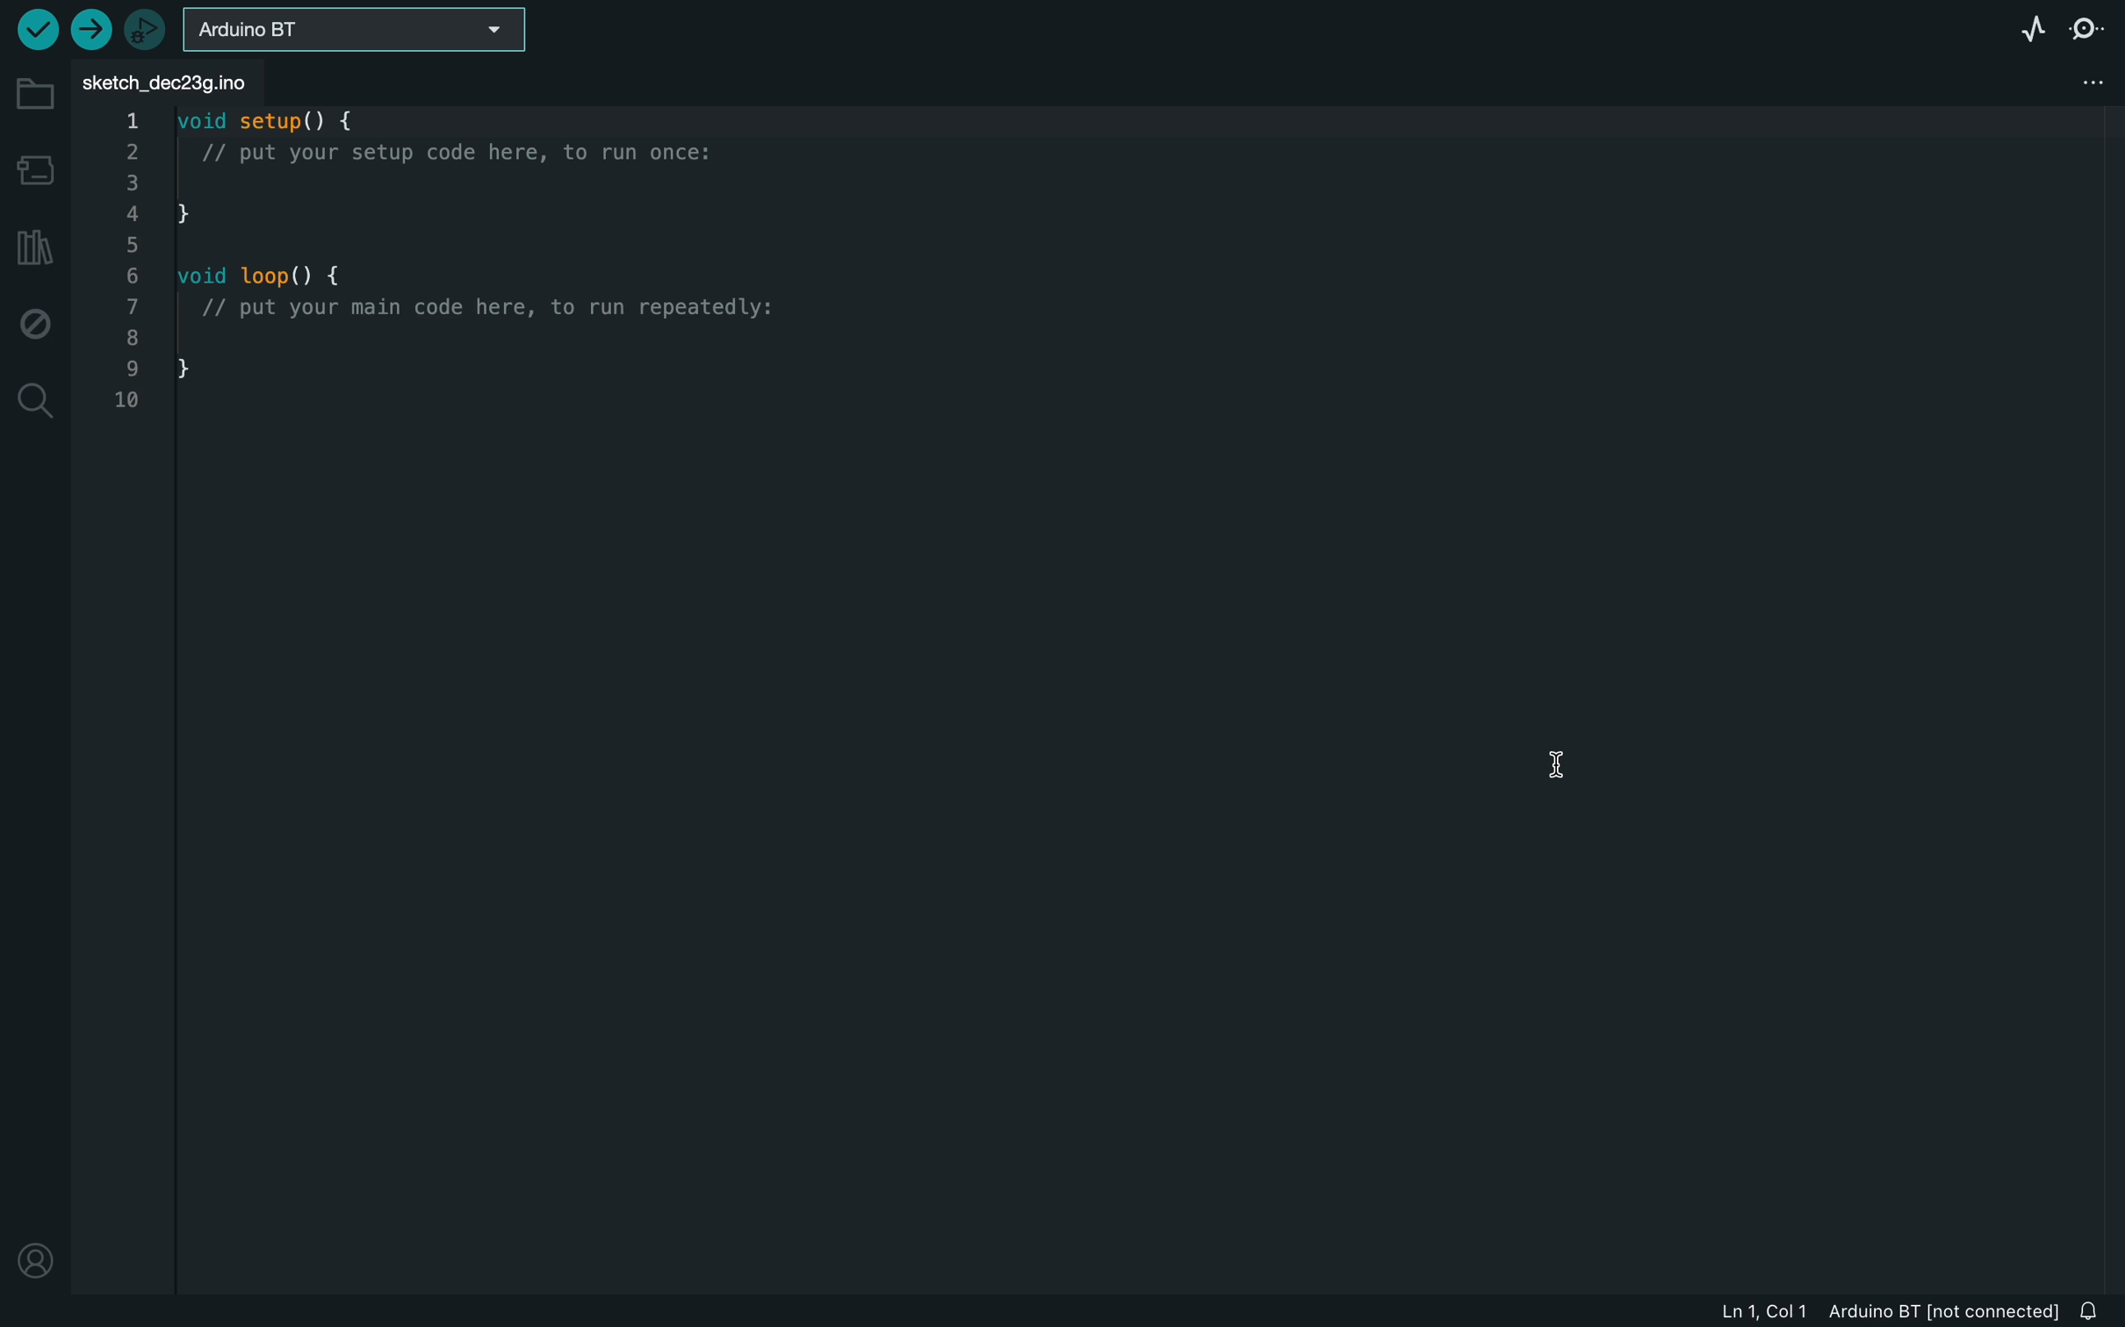  What do you see at coordinates (36, 324) in the screenshot?
I see `debug` at bounding box center [36, 324].